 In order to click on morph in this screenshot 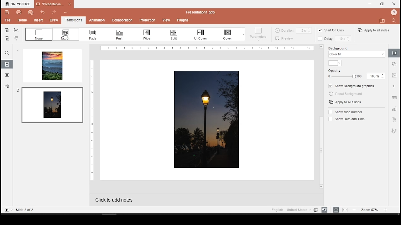, I will do `click(65, 35)`.